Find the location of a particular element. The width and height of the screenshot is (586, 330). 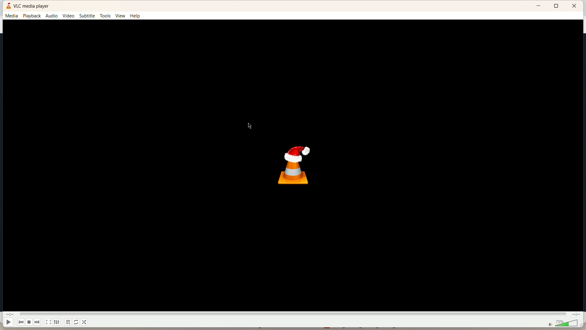

logo is located at coordinates (292, 167).